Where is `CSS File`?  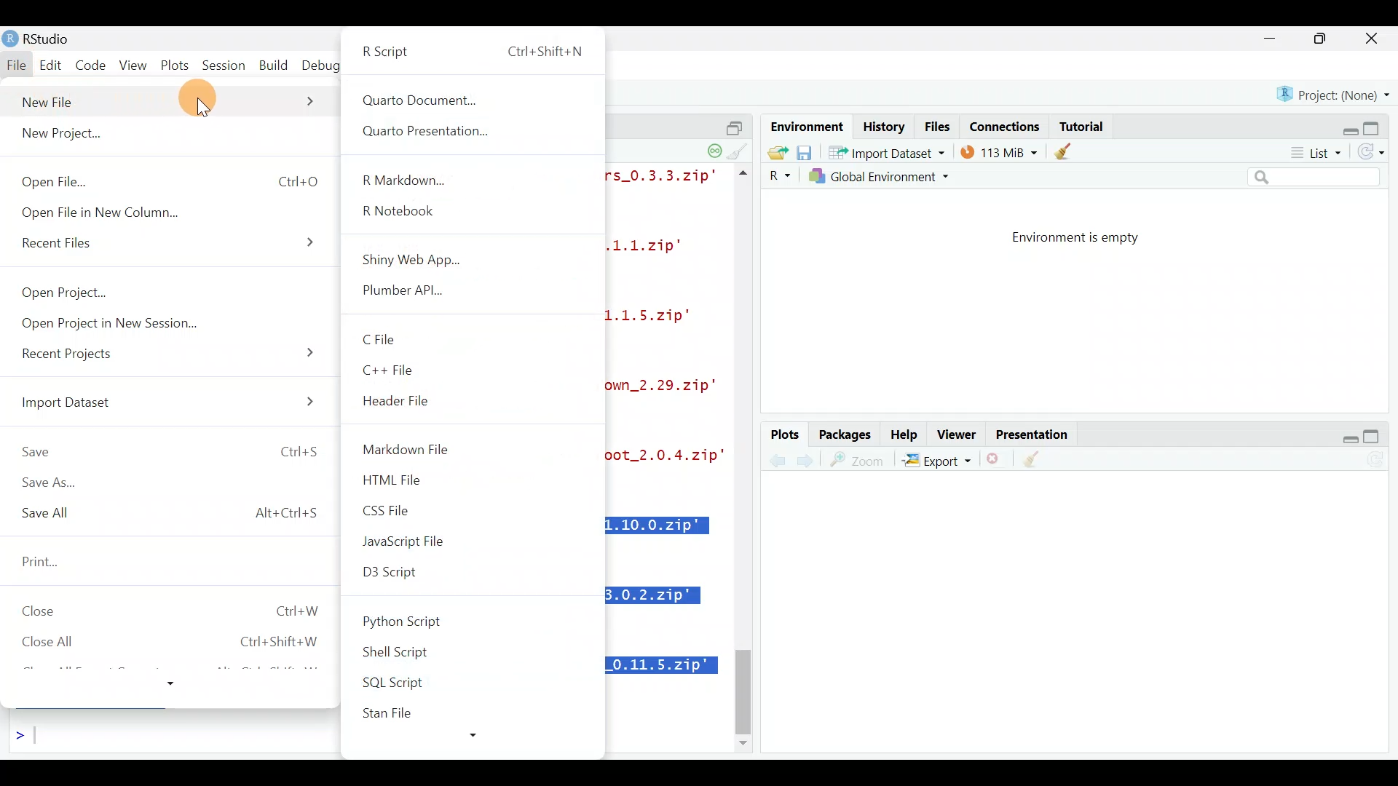 CSS File is located at coordinates (399, 510).